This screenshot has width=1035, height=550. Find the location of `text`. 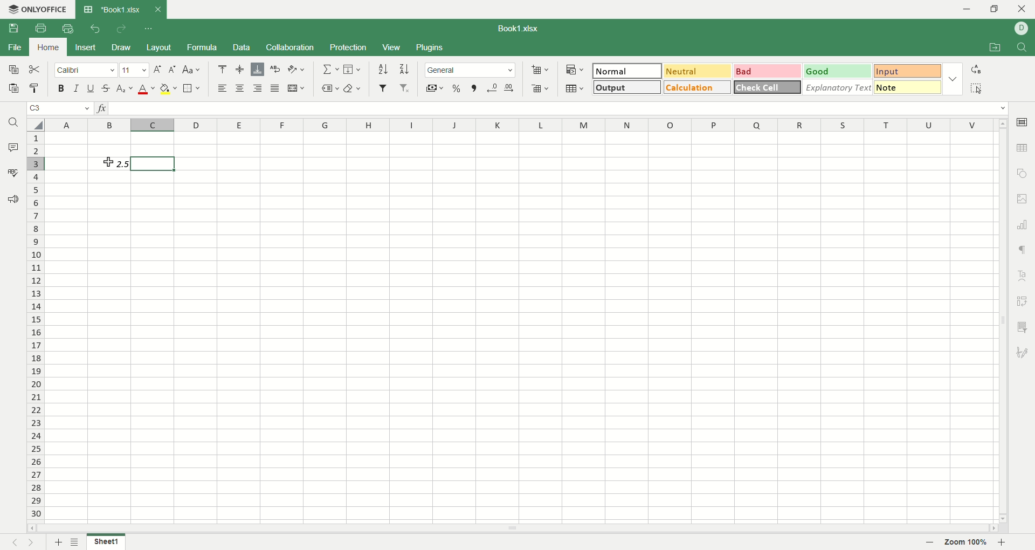

text is located at coordinates (109, 164).